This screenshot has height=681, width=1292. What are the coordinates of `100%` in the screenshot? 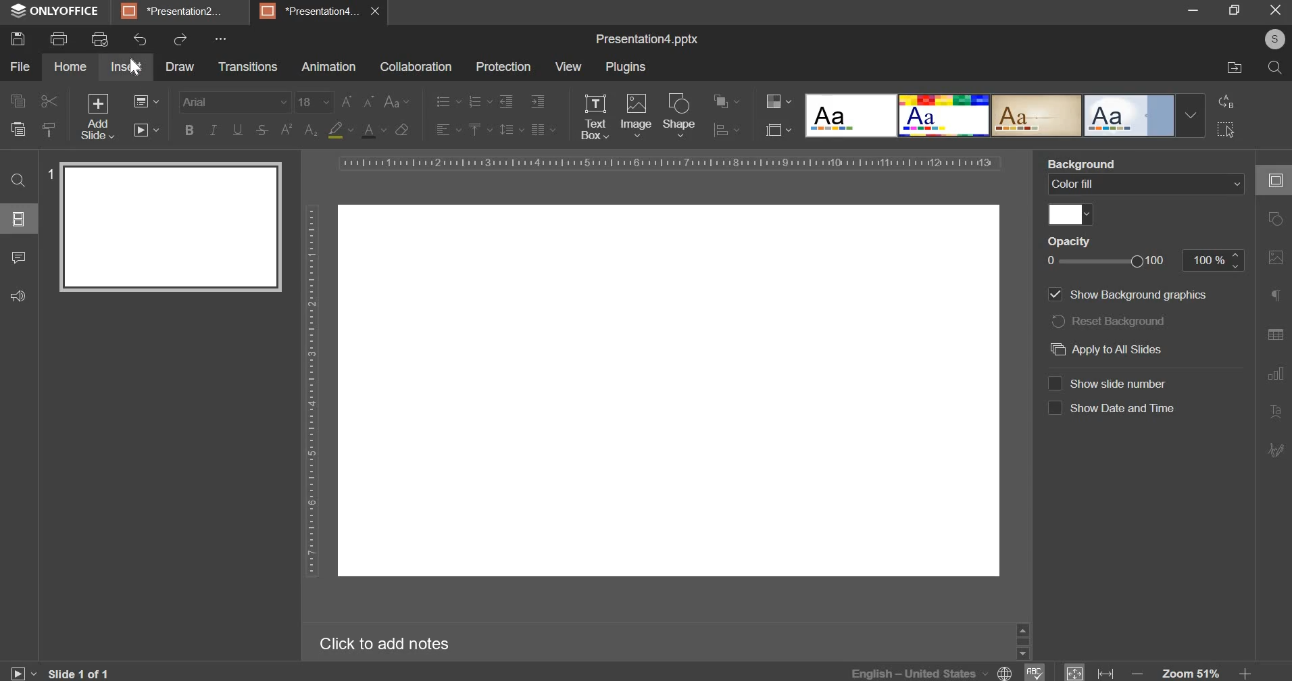 It's located at (1216, 261).